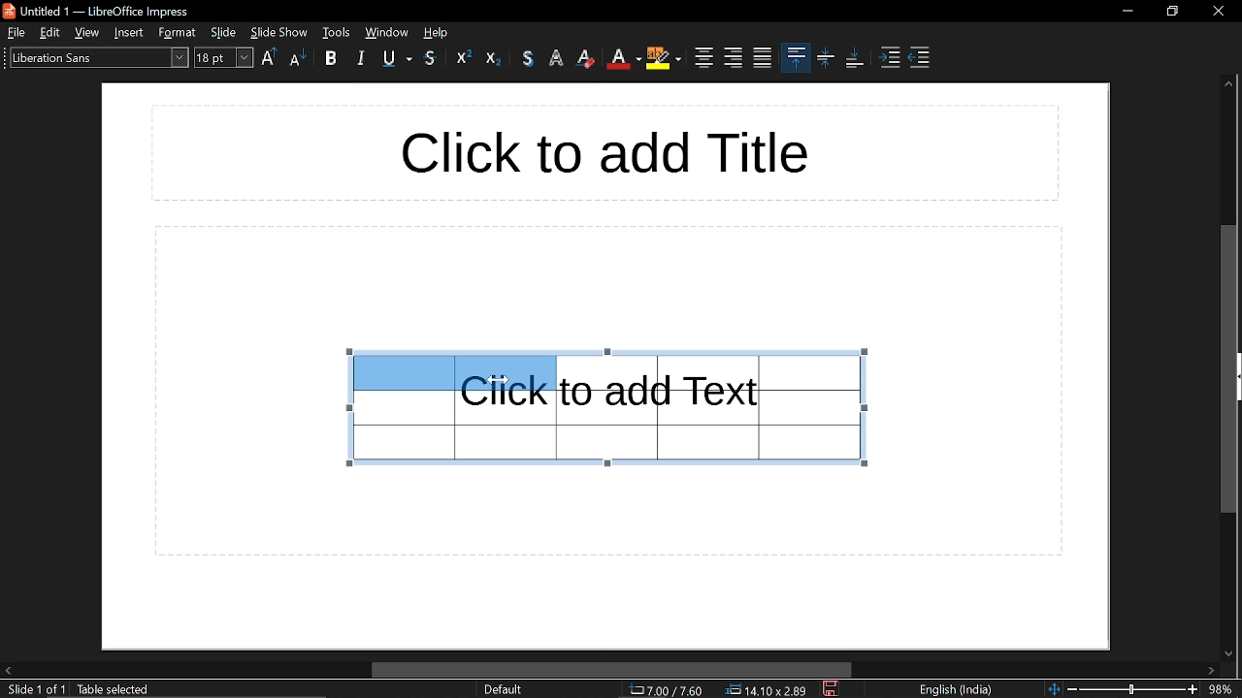  What do you see at coordinates (612, 670) in the screenshot?
I see `horizontal scrollbar` at bounding box center [612, 670].